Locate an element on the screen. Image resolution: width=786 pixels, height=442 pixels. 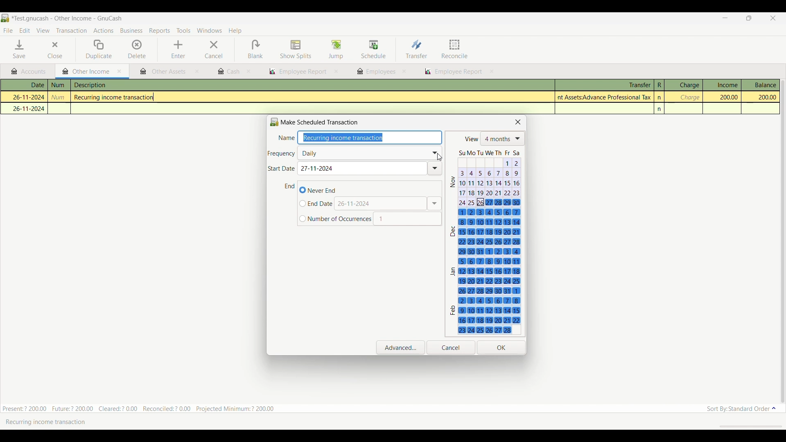
Edit menu is located at coordinates (25, 31).